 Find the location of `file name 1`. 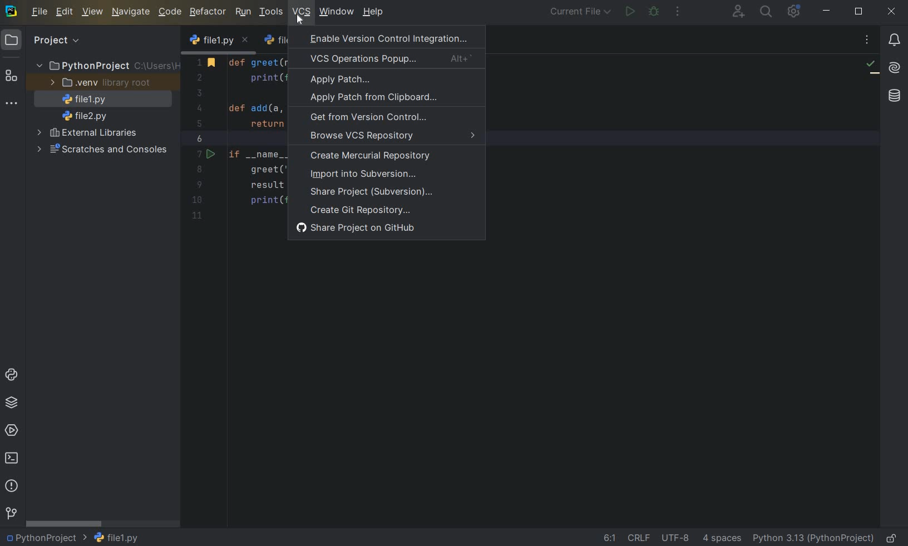

file name 1 is located at coordinates (81, 100).